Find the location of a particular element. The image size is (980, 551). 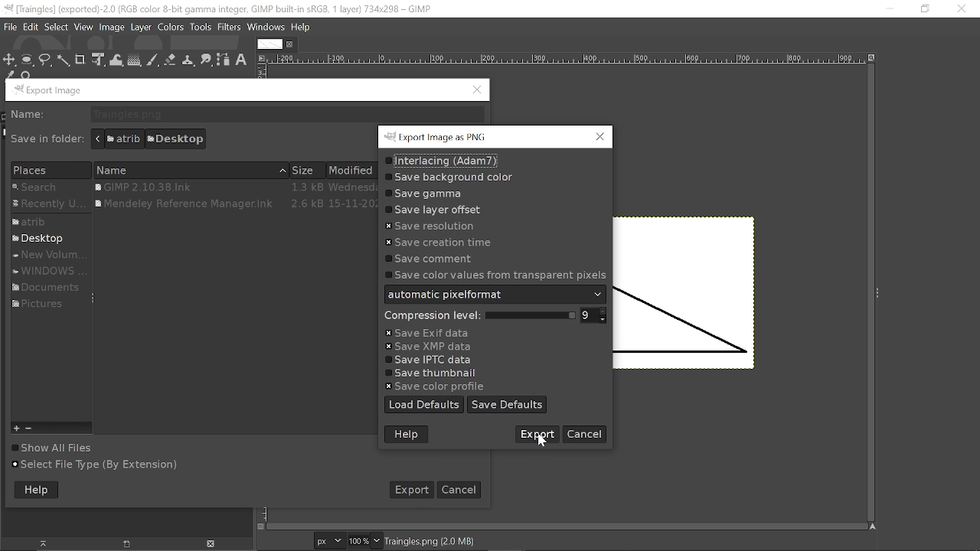

Help is located at coordinates (37, 491).